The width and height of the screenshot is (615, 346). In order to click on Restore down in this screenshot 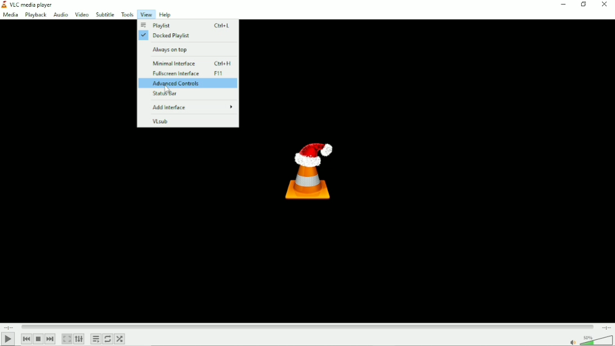, I will do `click(585, 5)`.